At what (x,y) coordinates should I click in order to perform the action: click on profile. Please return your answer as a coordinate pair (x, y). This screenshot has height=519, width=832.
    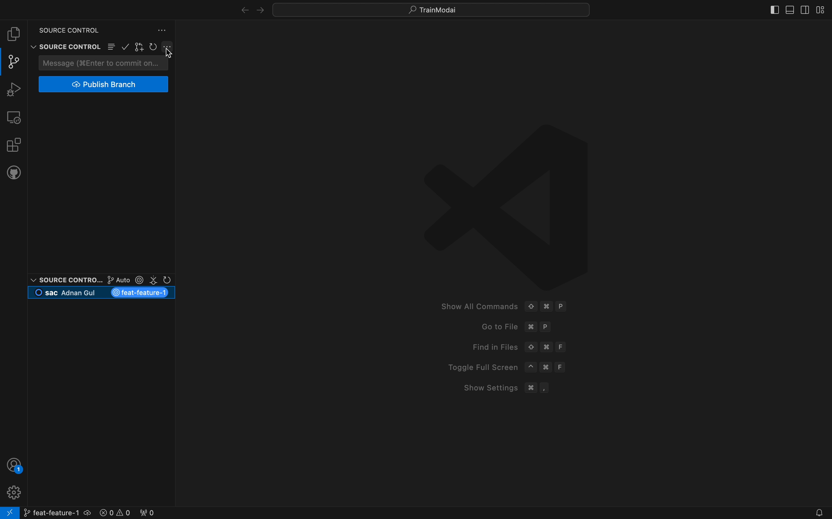
    Looking at the image, I should click on (13, 492).